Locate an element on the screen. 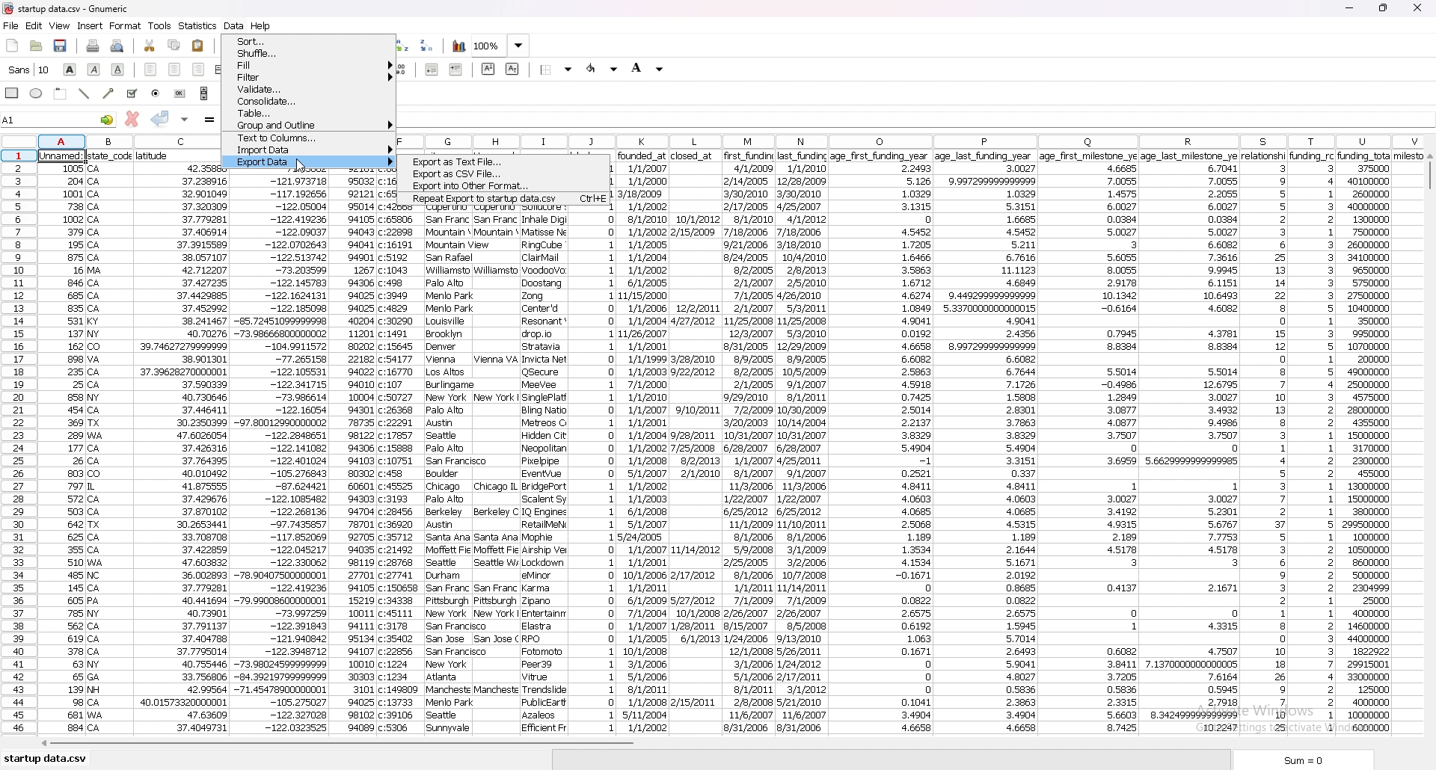  resize is located at coordinates (1384, 7).